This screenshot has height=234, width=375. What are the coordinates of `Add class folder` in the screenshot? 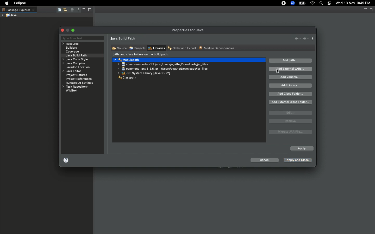 It's located at (291, 94).